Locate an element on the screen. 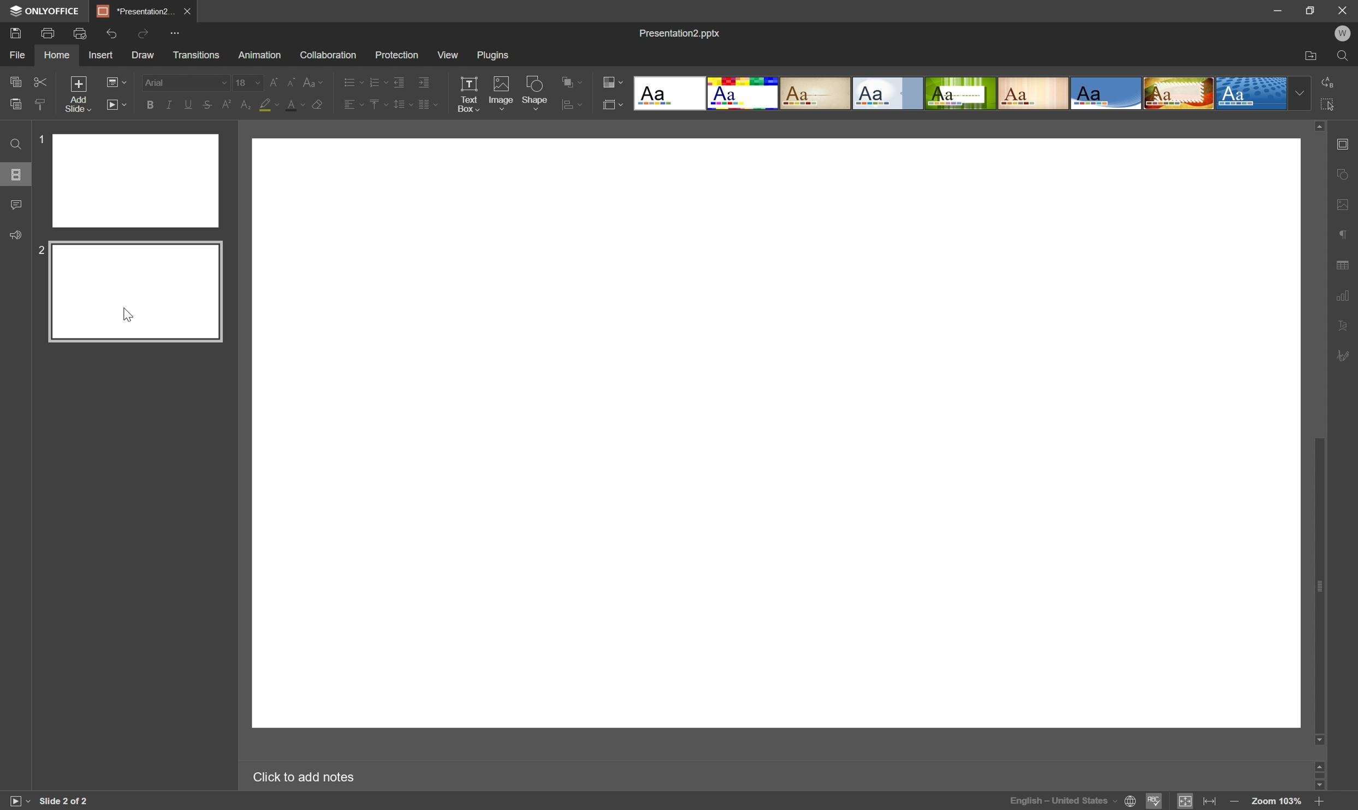 The width and height of the screenshot is (1358, 810). Slide 2 OF 2 is located at coordinates (64, 801).